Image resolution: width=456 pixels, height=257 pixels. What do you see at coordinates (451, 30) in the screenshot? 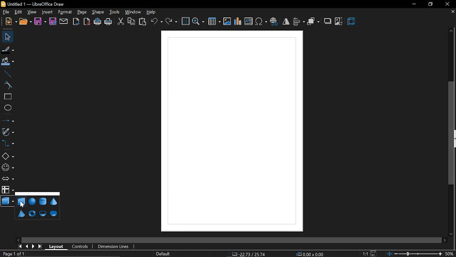
I see `move up` at bounding box center [451, 30].